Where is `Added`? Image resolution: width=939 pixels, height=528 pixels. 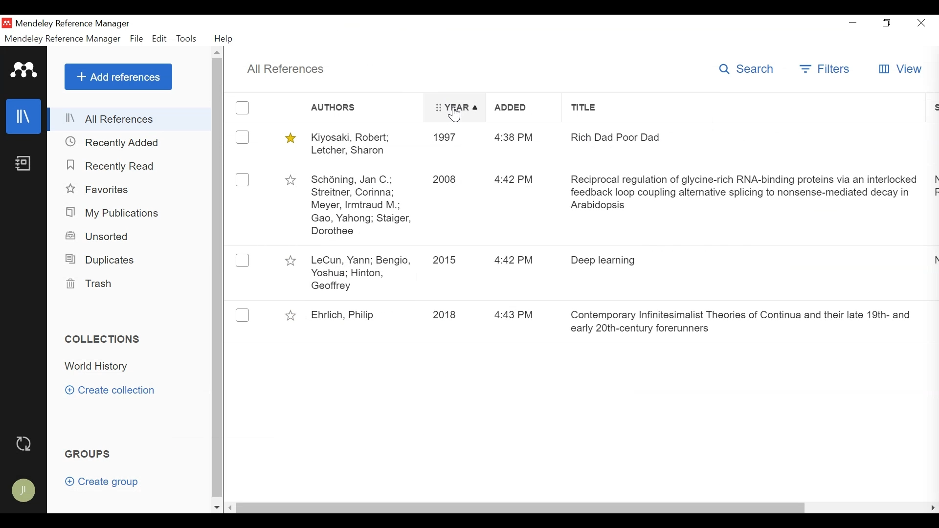 Added is located at coordinates (510, 109).